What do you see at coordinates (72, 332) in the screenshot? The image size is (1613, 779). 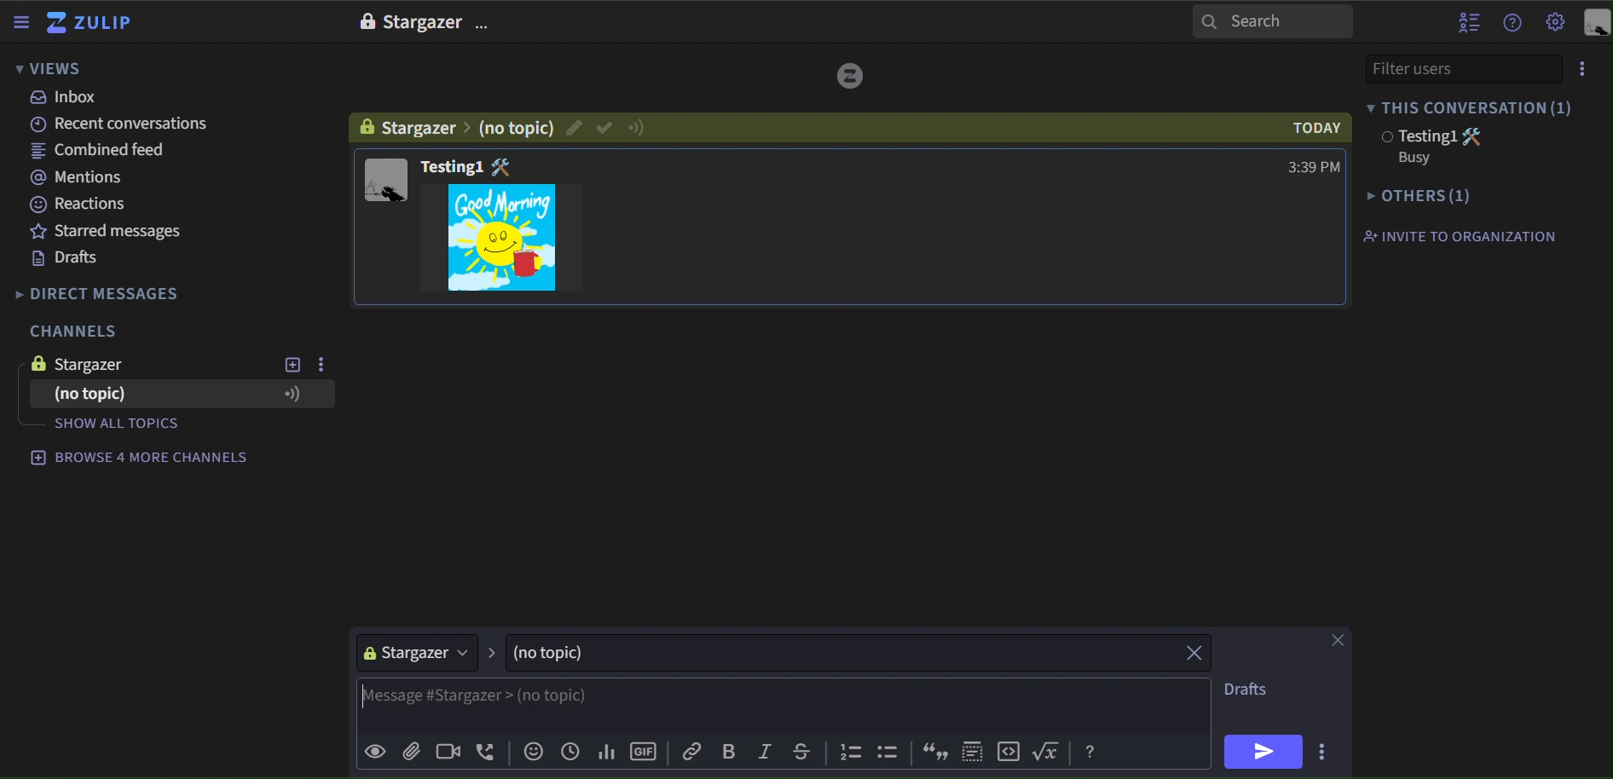 I see `channels` at bounding box center [72, 332].